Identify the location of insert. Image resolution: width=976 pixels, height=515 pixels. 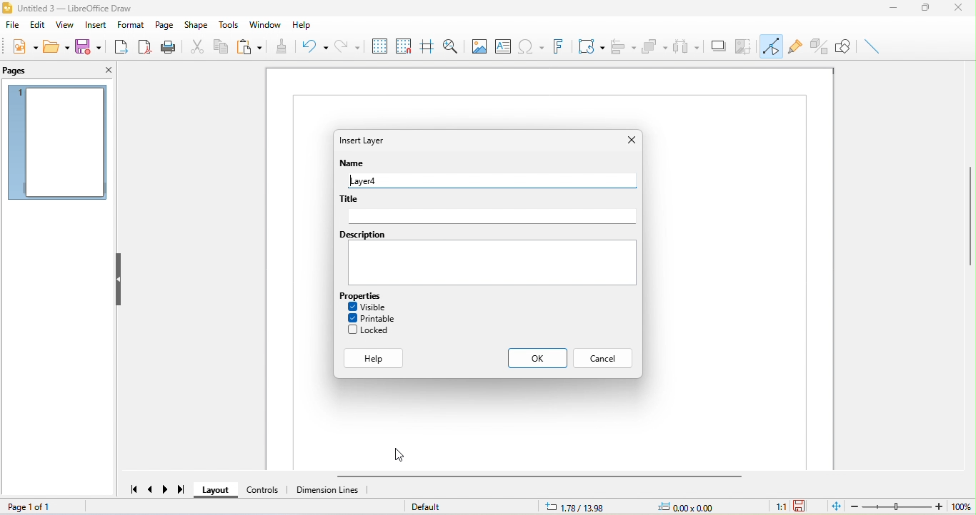
(94, 26).